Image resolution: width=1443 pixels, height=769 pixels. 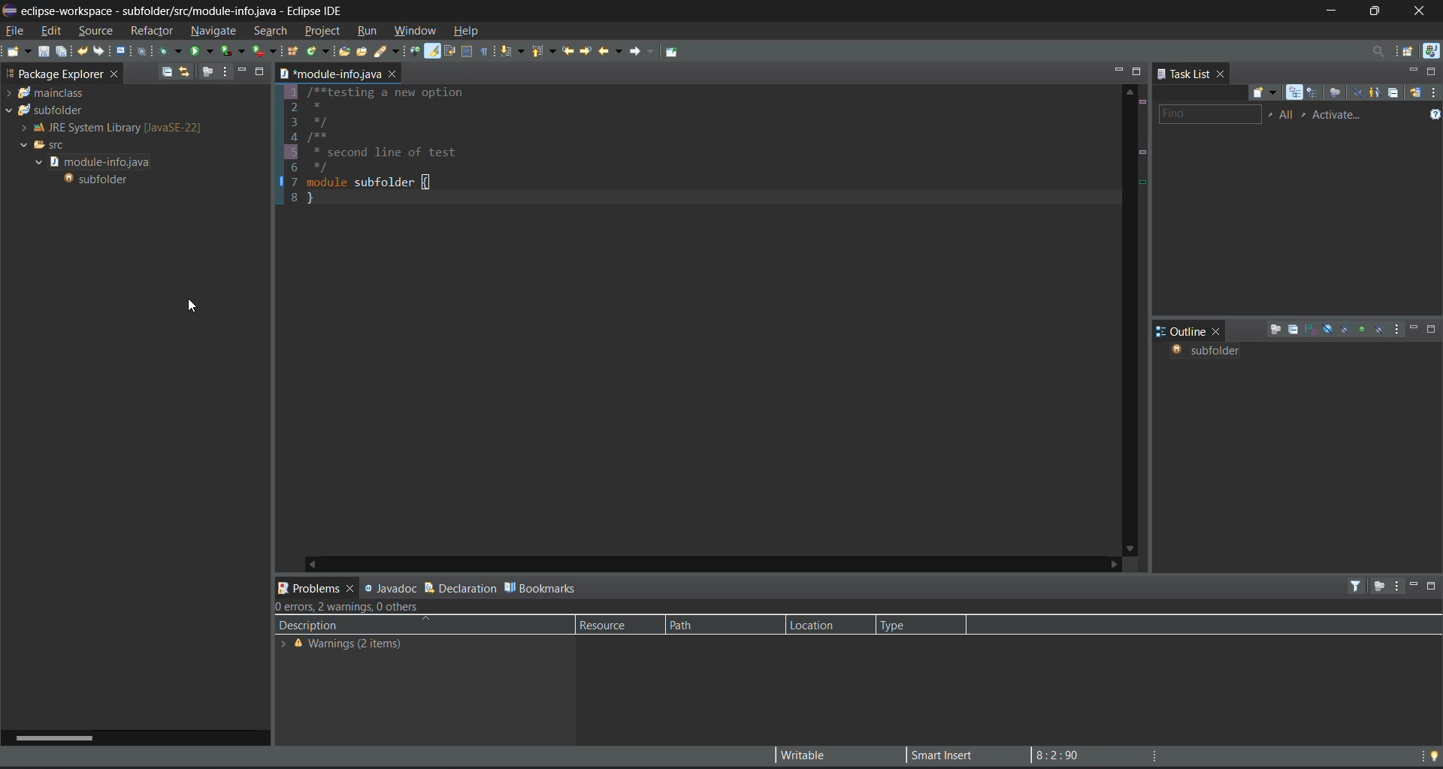 What do you see at coordinates (224, 71) in the screenshot?
I see `view menu` at bounding box center [224, 71].